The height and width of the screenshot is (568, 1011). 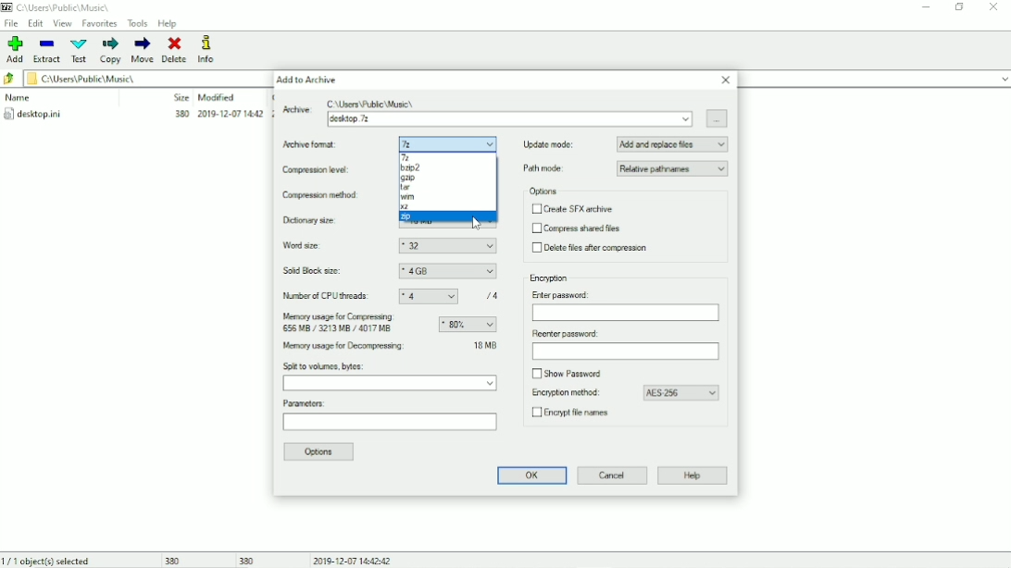 I want to click on 7z, so click(x=407, y=156).